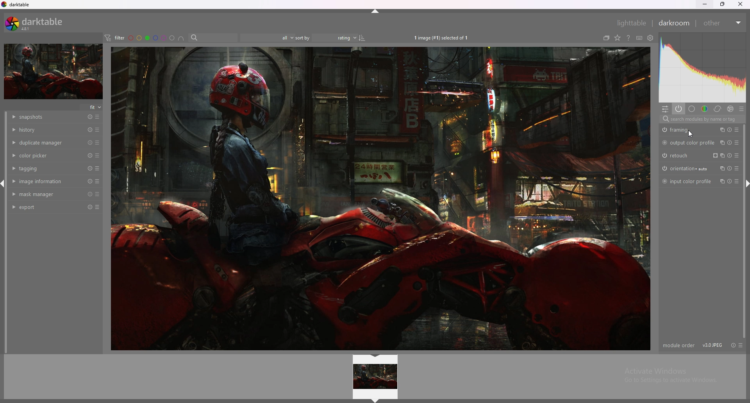  I want to click on minimize, so click(705, 4).